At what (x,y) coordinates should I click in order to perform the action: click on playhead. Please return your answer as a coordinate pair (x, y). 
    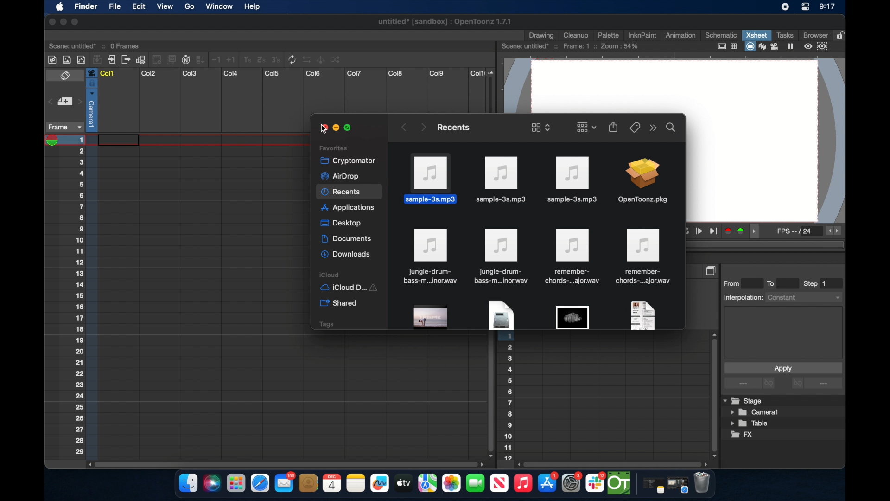
    Looking at the image, I should click on (55, 141).